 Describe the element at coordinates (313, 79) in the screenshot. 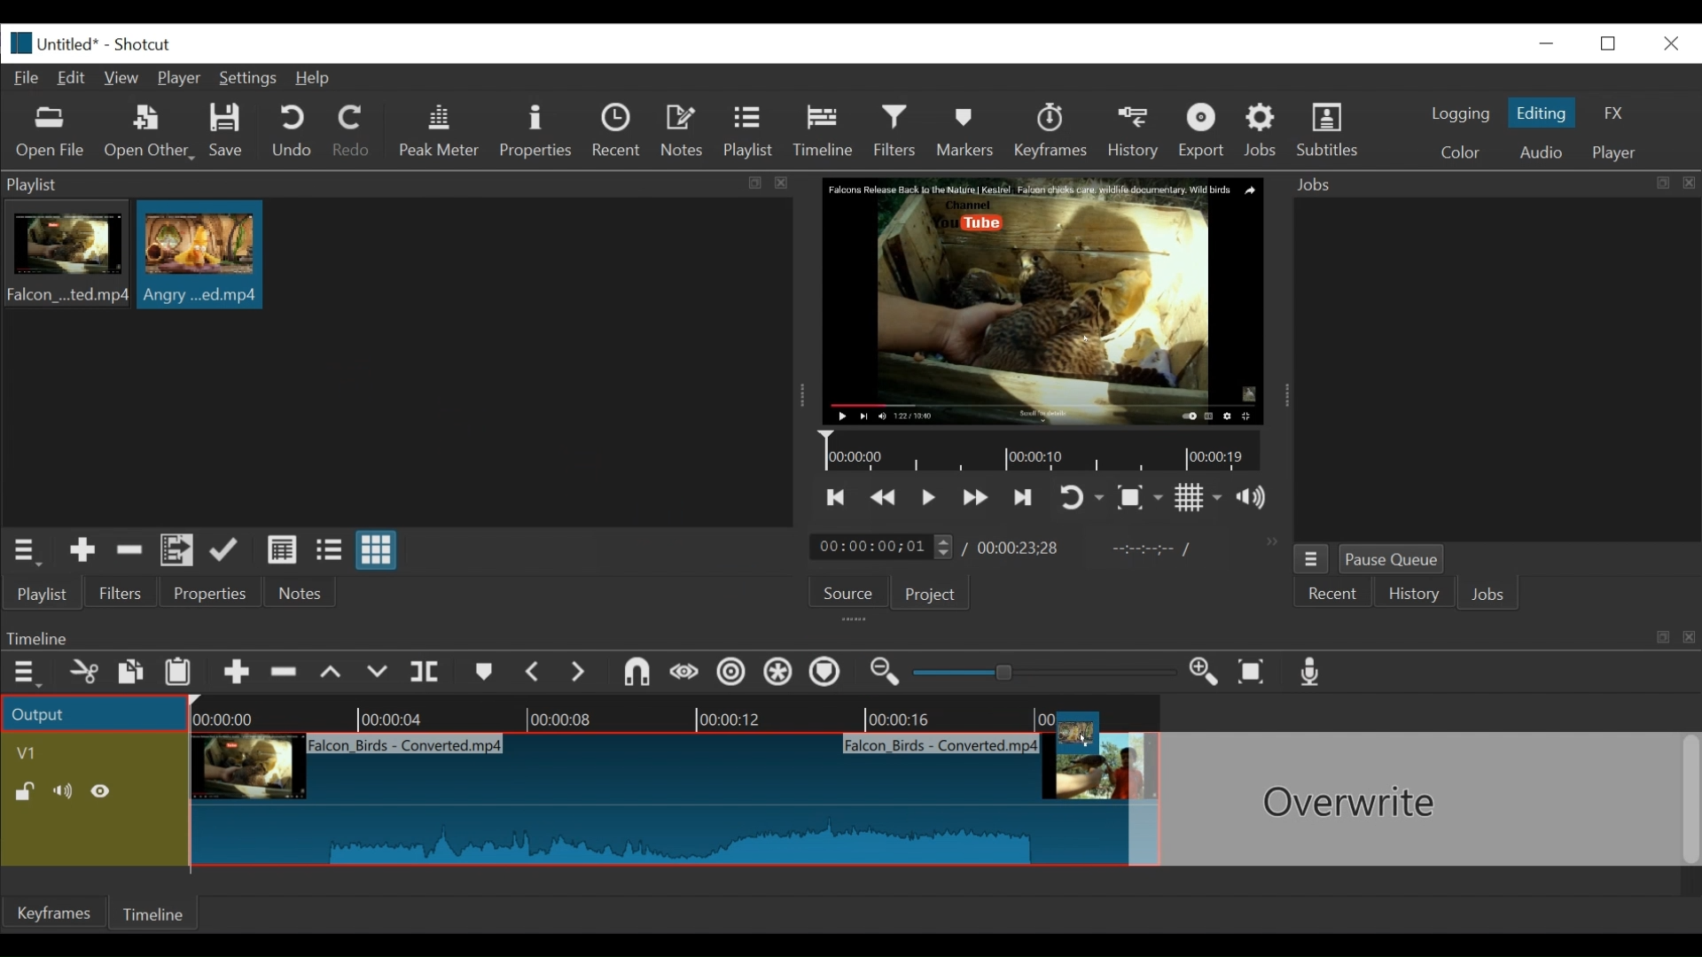

I see `Help` at that location.